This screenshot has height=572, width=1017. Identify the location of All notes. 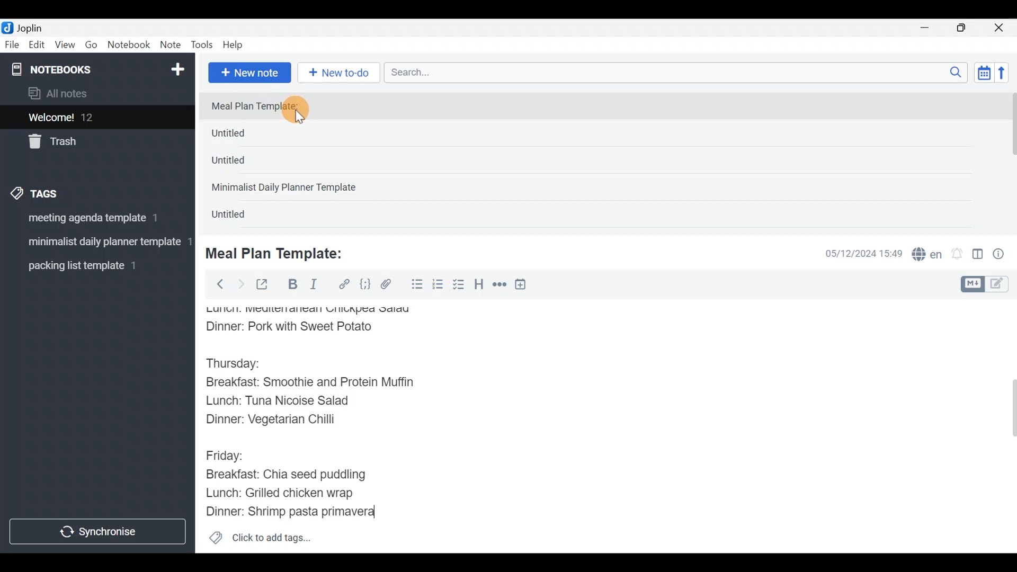
(95, 94).